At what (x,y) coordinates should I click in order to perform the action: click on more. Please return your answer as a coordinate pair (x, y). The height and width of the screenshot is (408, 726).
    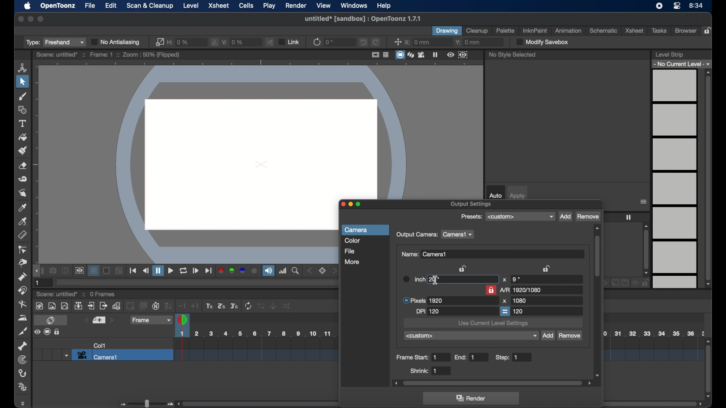
    Looking at the image, I should click on (352, 261).